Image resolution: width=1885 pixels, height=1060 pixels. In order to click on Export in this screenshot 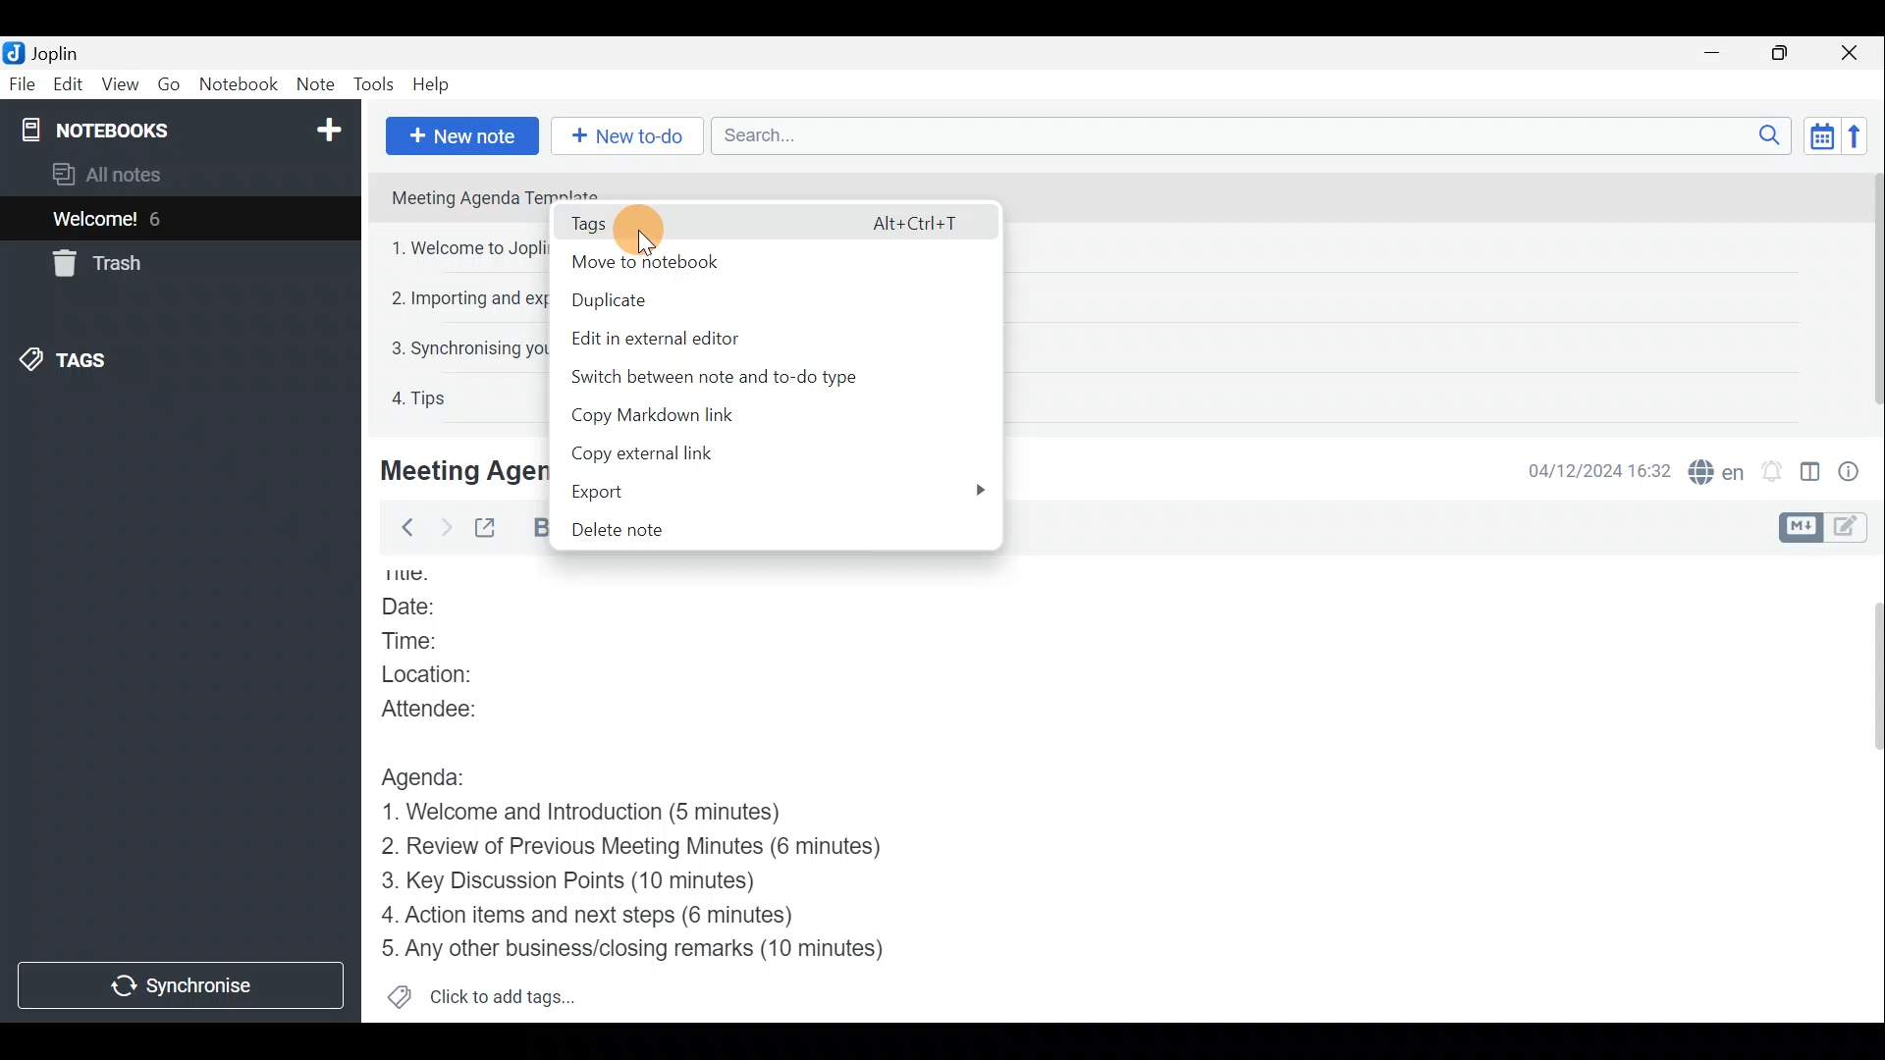, I will do `click(646, 489)`.